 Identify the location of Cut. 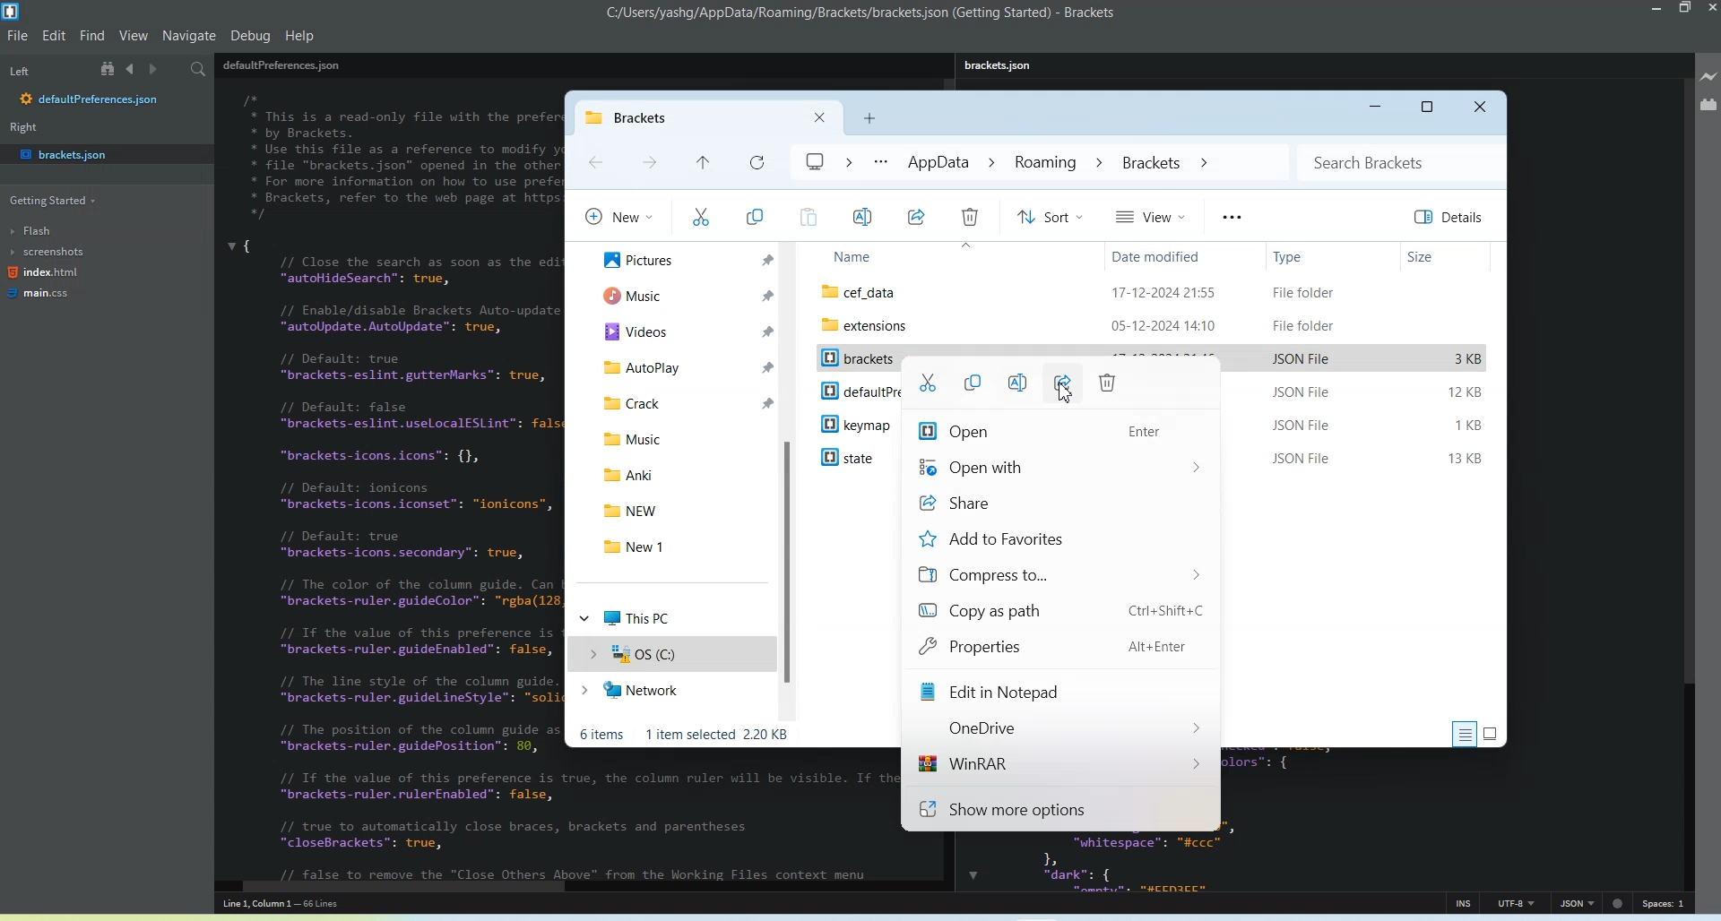
(925, 382).